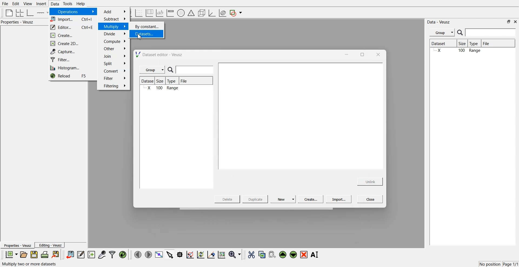  I want to click on minimise or maximise, so click(509, 22).